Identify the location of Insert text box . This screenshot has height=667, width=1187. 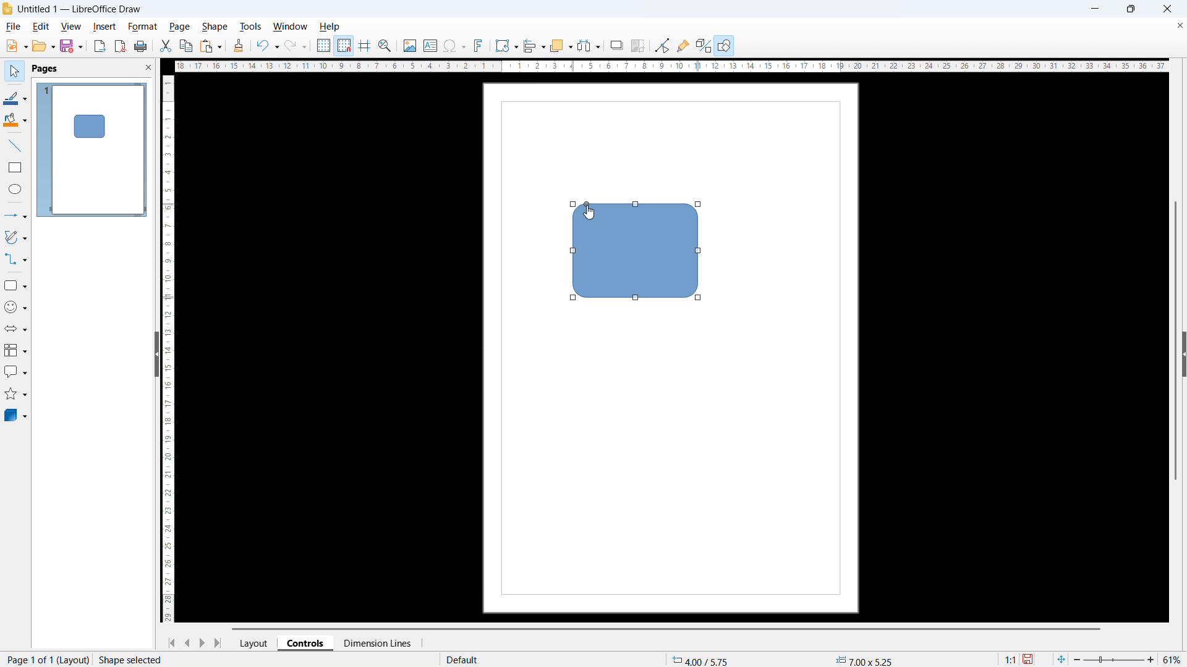
(430, 45).